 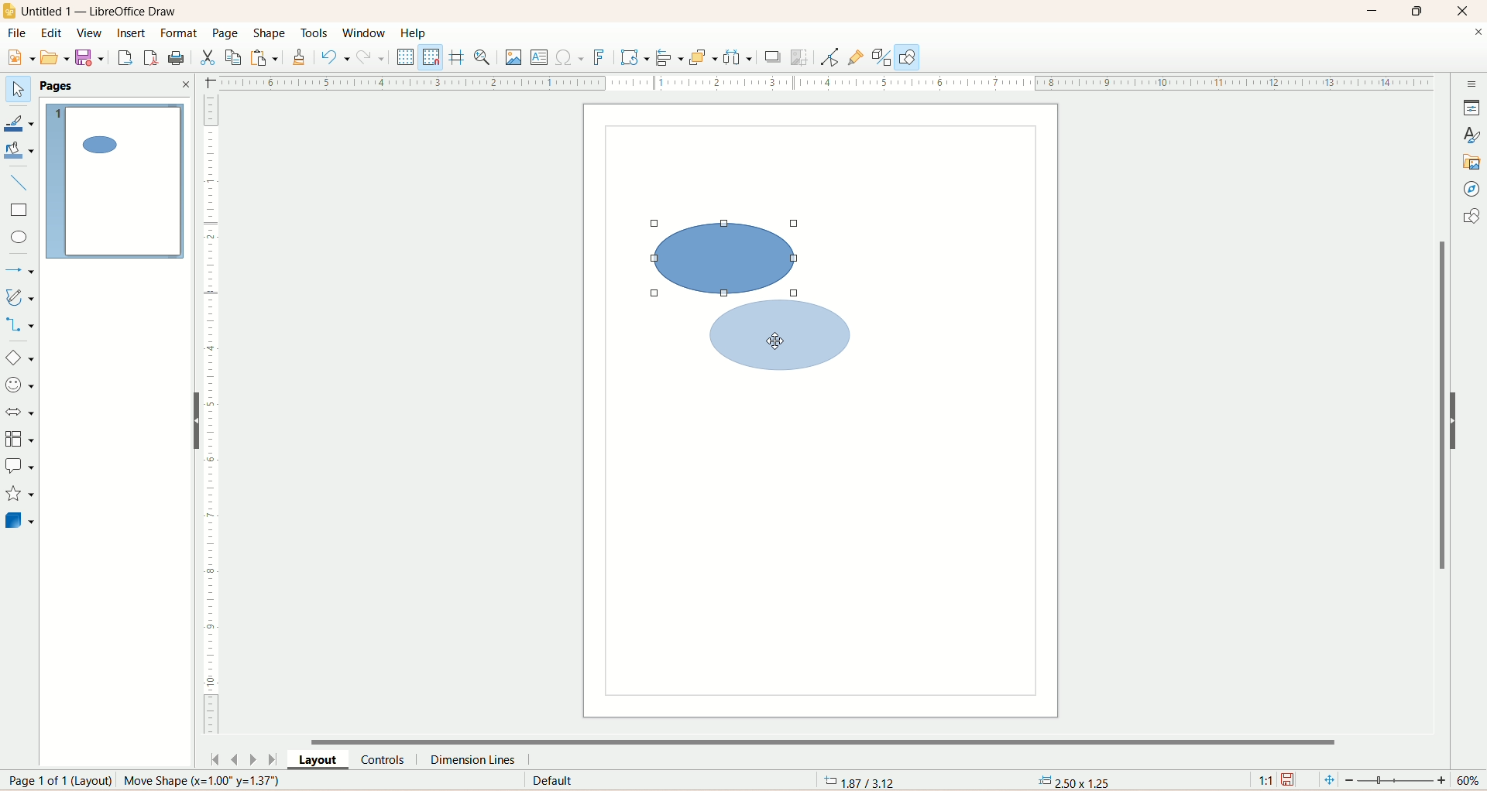 What do you see at coordinates (20, 151) in the screenshot?
I see `fill color` at bounding box center [20, 151].